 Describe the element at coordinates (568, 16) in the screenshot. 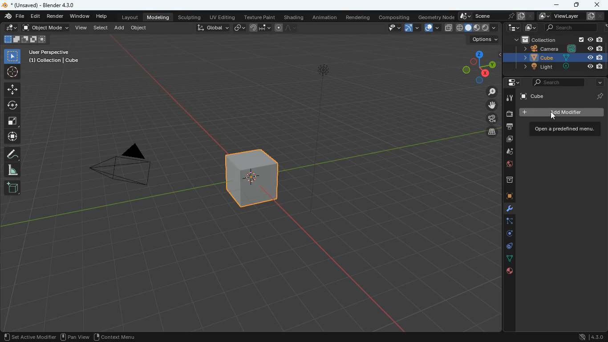

I see `viewlayer` at that location.